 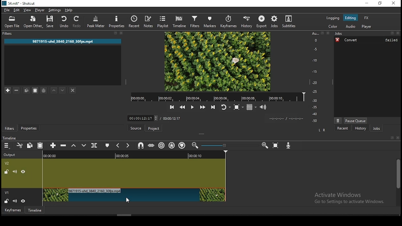 What do you see at coordinates (390, 137) in the screenshot?
I see `bookmark` at bounding box center [390, 137].